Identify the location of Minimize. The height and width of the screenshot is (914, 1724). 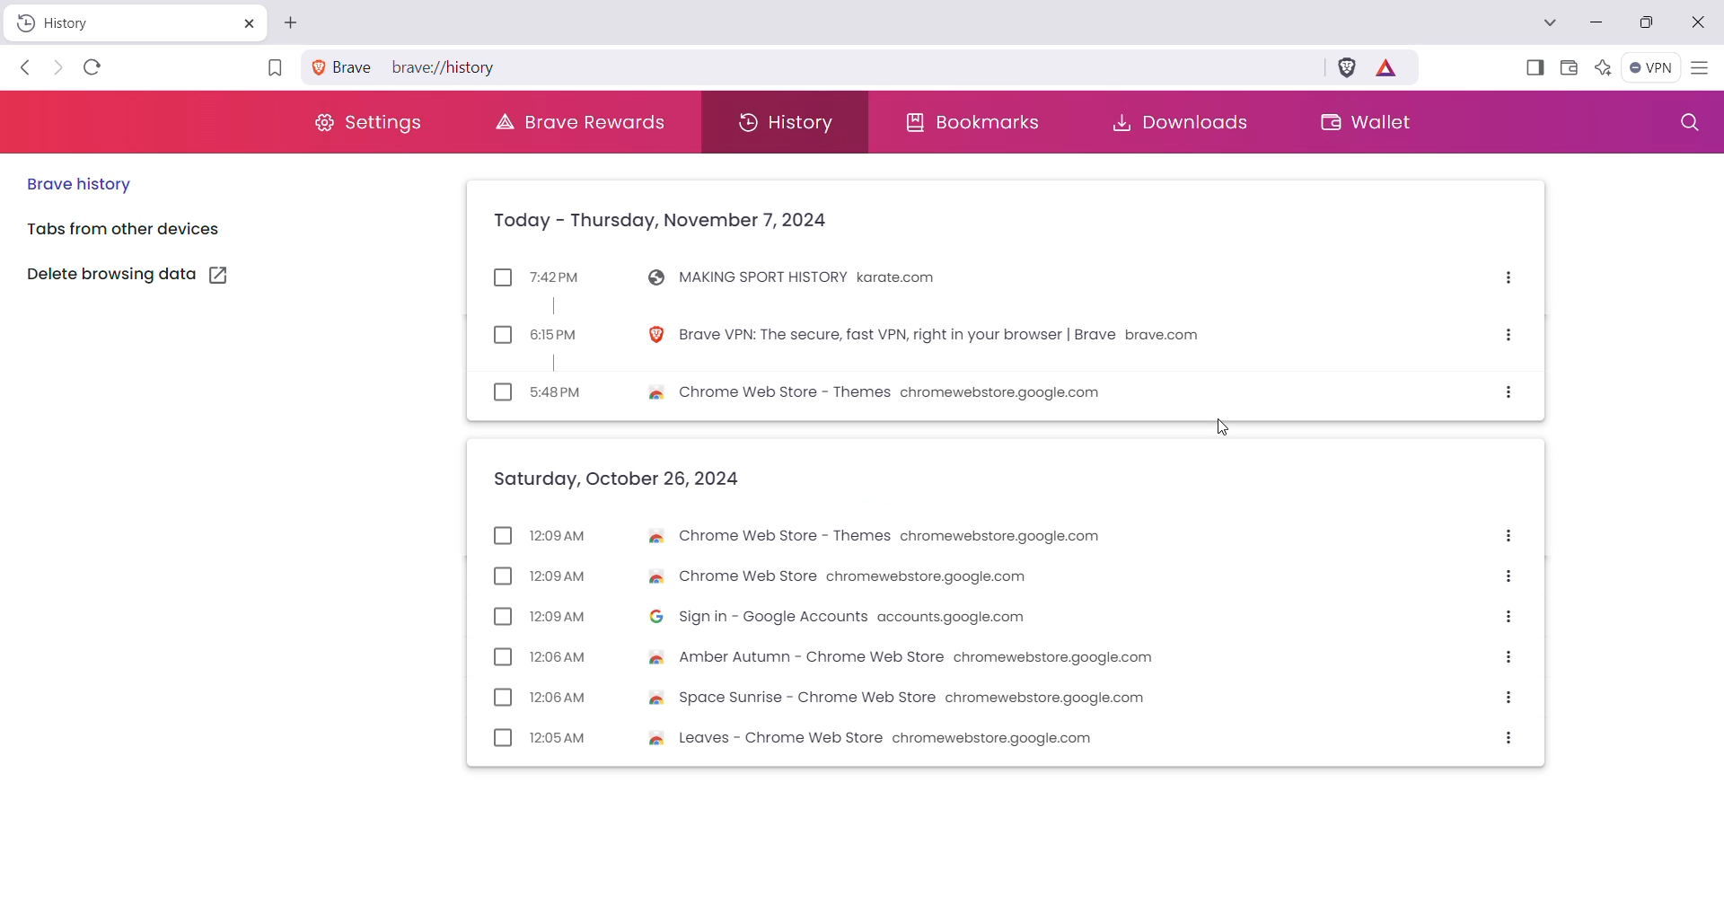
(1596, 22).